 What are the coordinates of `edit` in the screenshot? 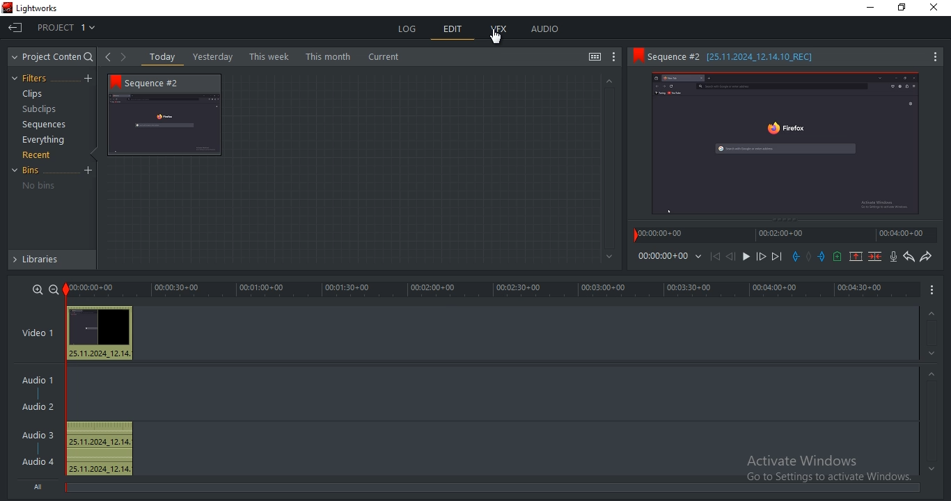 It's located at (455, 29).